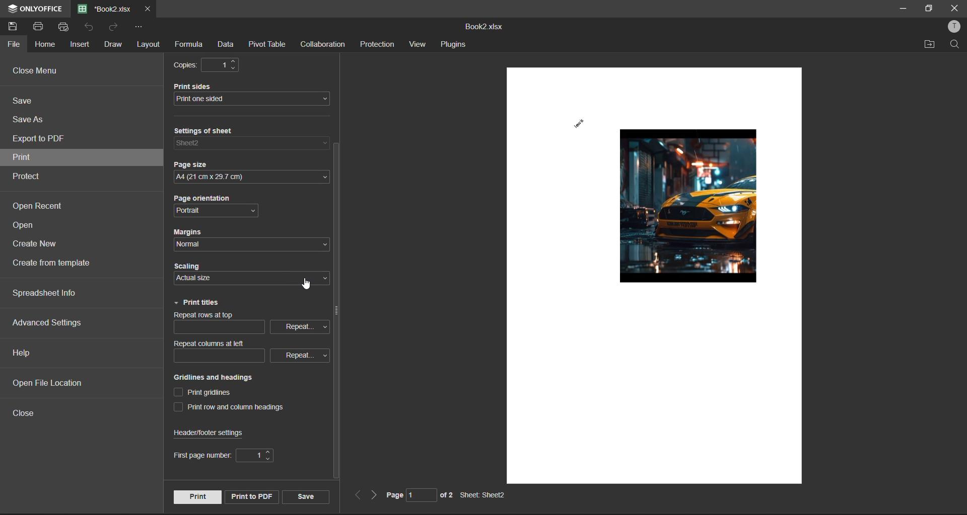 This screenshot has height=515, width=967. I want to click on open record, so click(39, 206).